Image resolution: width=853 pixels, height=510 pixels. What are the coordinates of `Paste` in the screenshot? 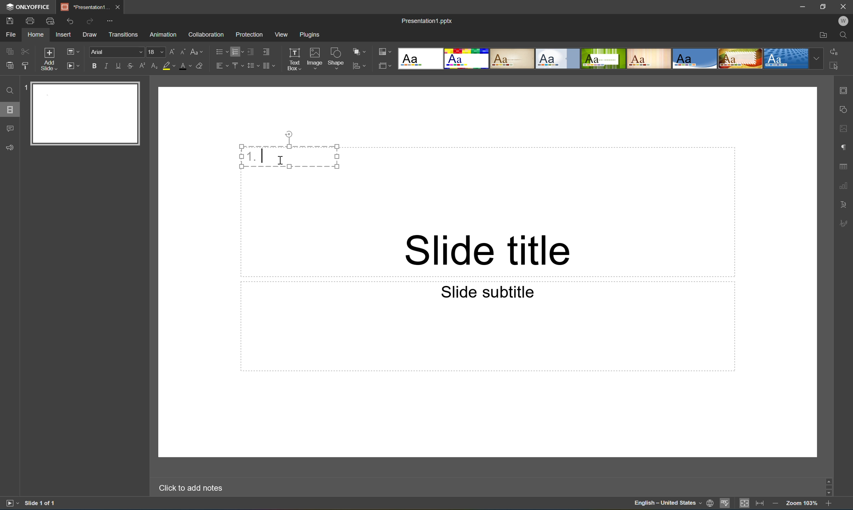 It's located at (88, 114).